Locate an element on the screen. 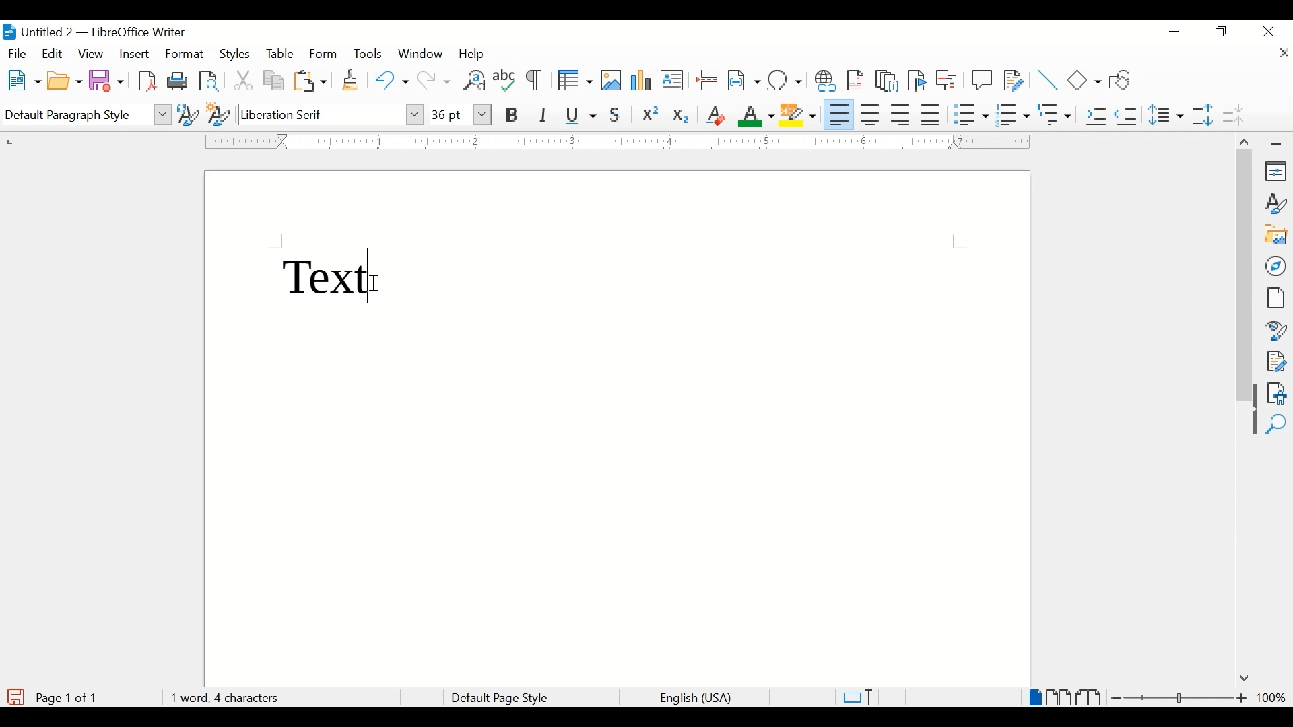 This screenshot has height=727, width=1293. insert is located at coordinates (133, 54).